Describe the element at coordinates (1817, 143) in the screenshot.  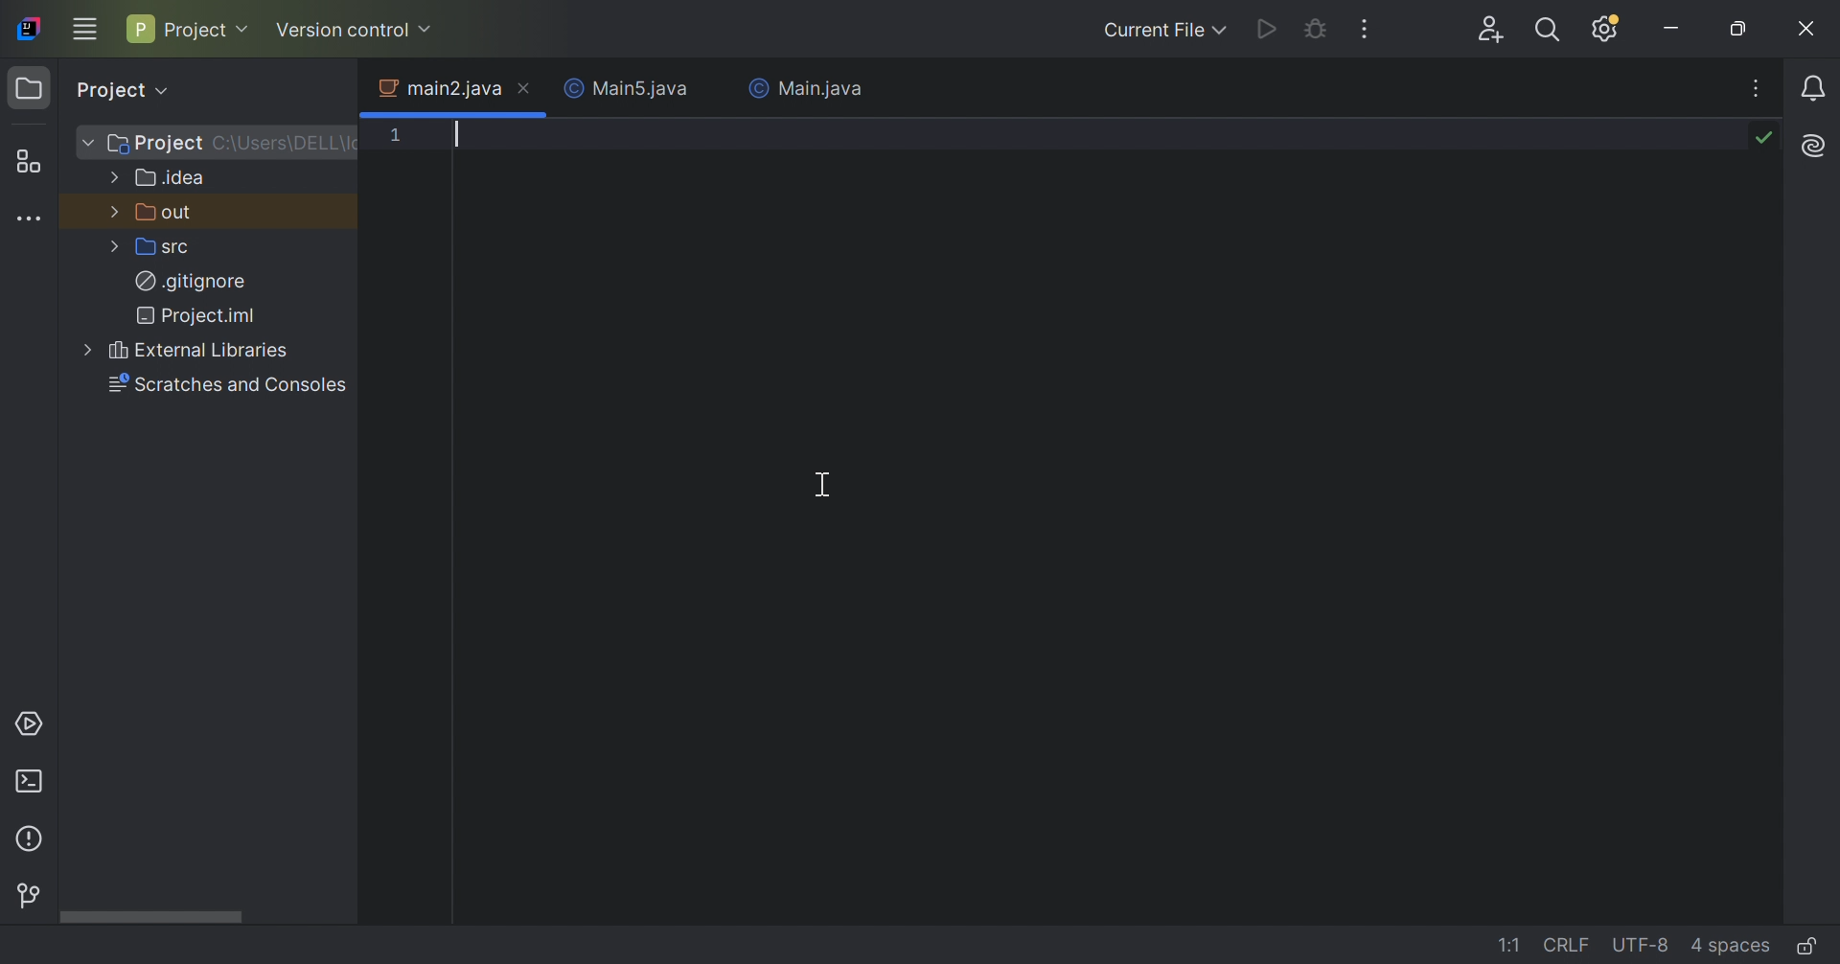
I see `AI Assistant` at that location.